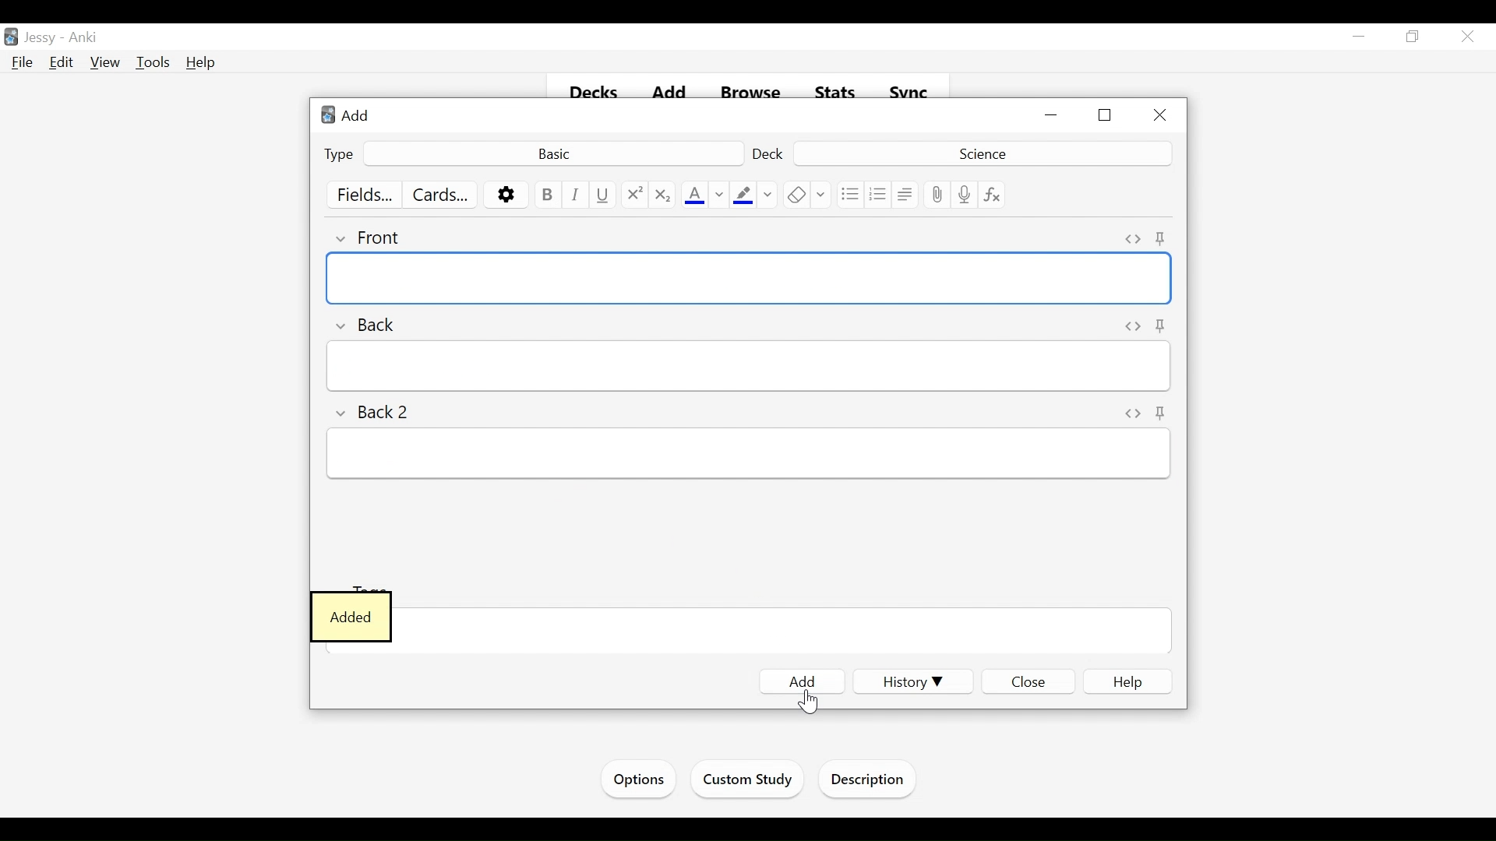  Describe the element at coordinates (1359, 37) in the screenshot. I see `minimize` at that location.